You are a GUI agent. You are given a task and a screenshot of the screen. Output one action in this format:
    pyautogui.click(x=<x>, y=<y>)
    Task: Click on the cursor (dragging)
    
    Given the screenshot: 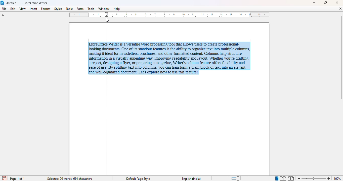 What is the action you would take?
    pyautogui.click(x=107, y=20)
    